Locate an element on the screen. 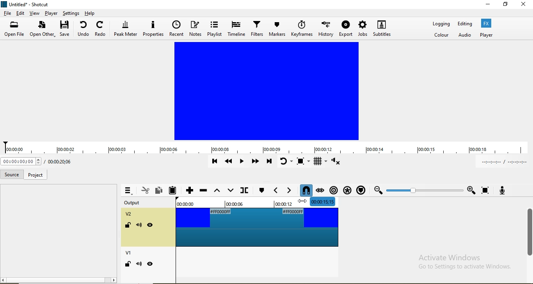 The height and width of the screenshot is (284, 533). mute is located at coordinates (140, 226).